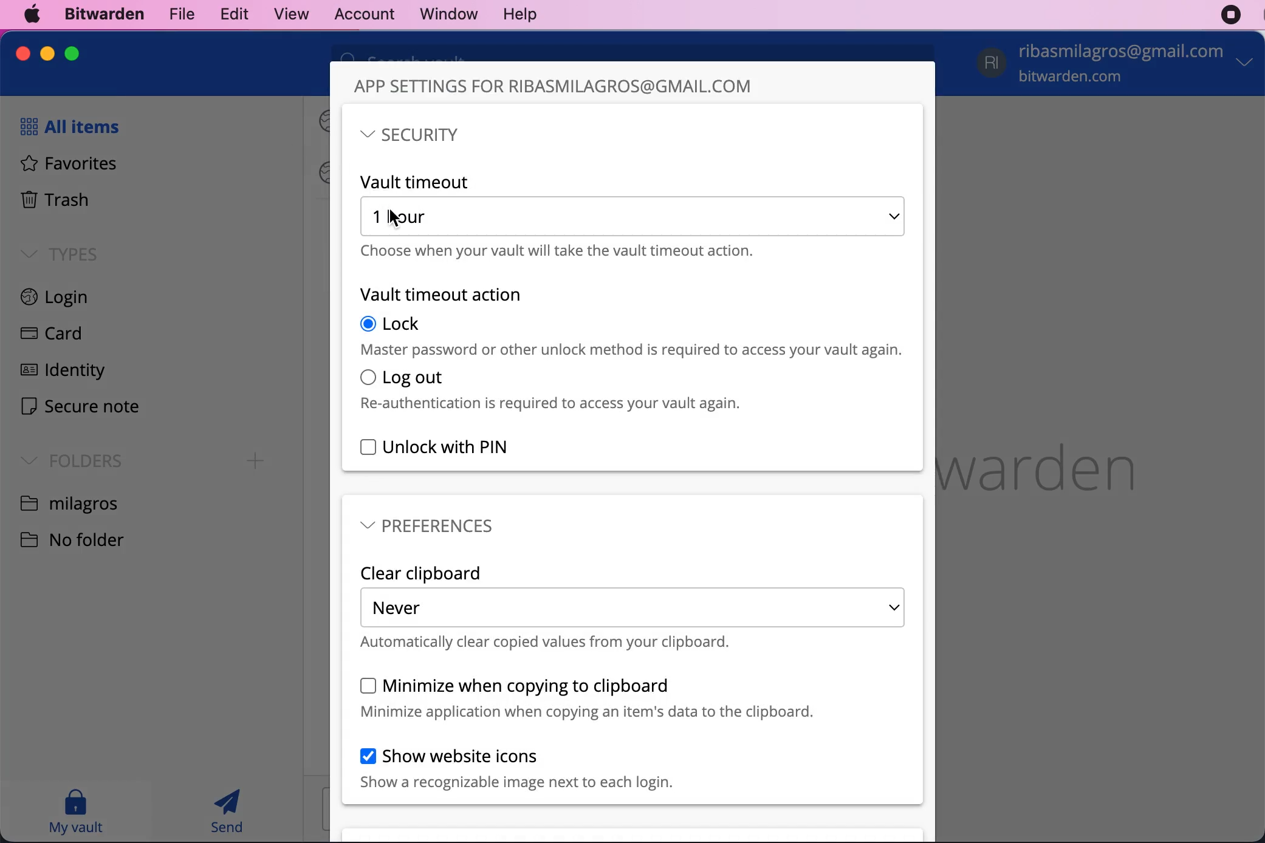 Image resolution: width=1265 pixels, height=843 pixels. I want to click on minimize, so click(47, 53).